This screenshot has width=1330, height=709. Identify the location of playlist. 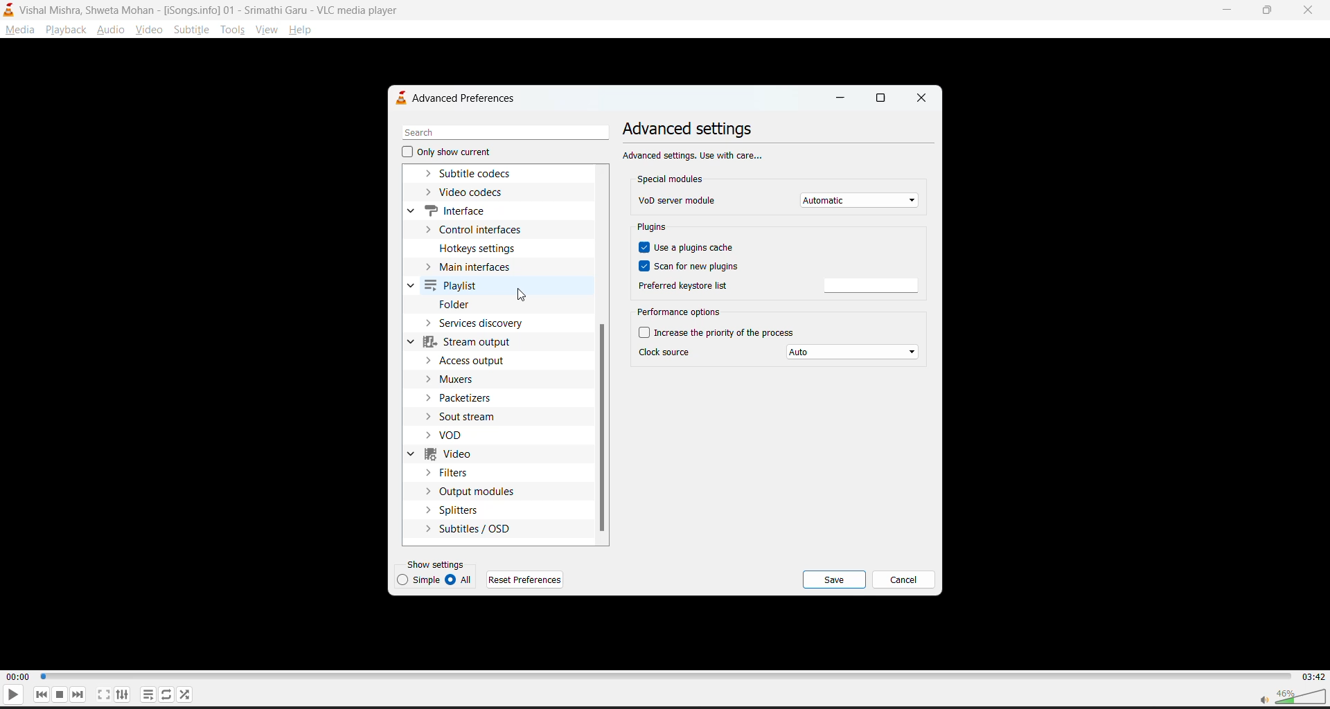
(145, 693).